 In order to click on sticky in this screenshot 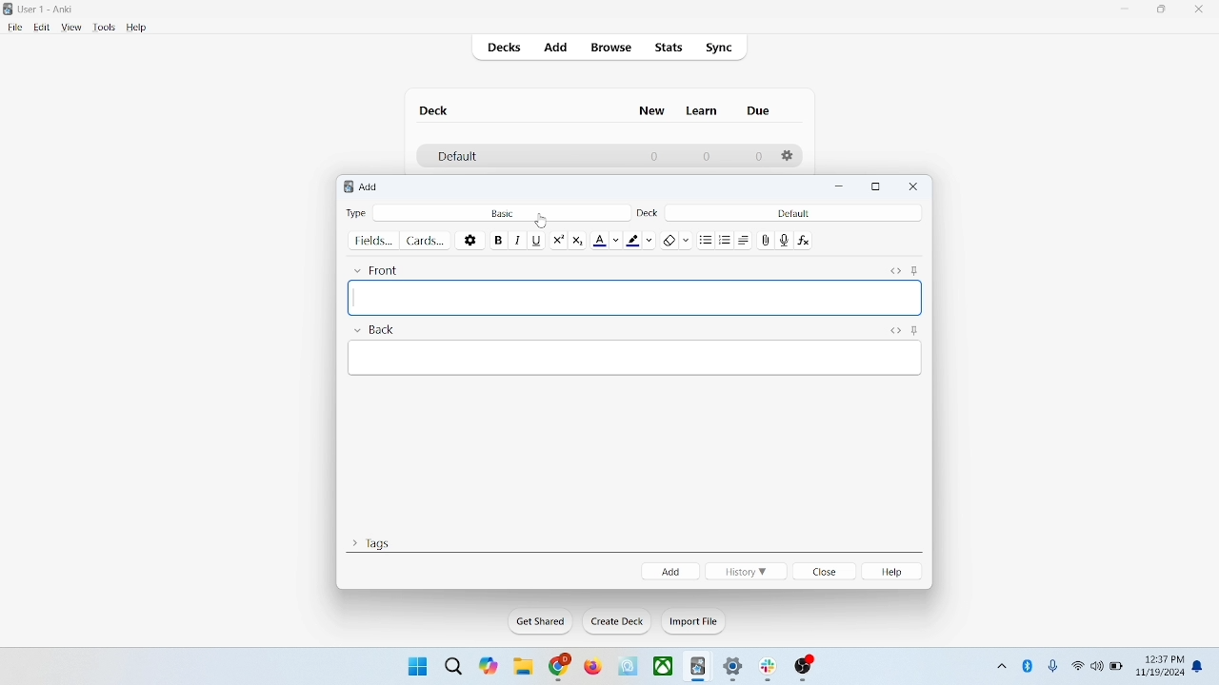, I will do `click(914, 270)`.